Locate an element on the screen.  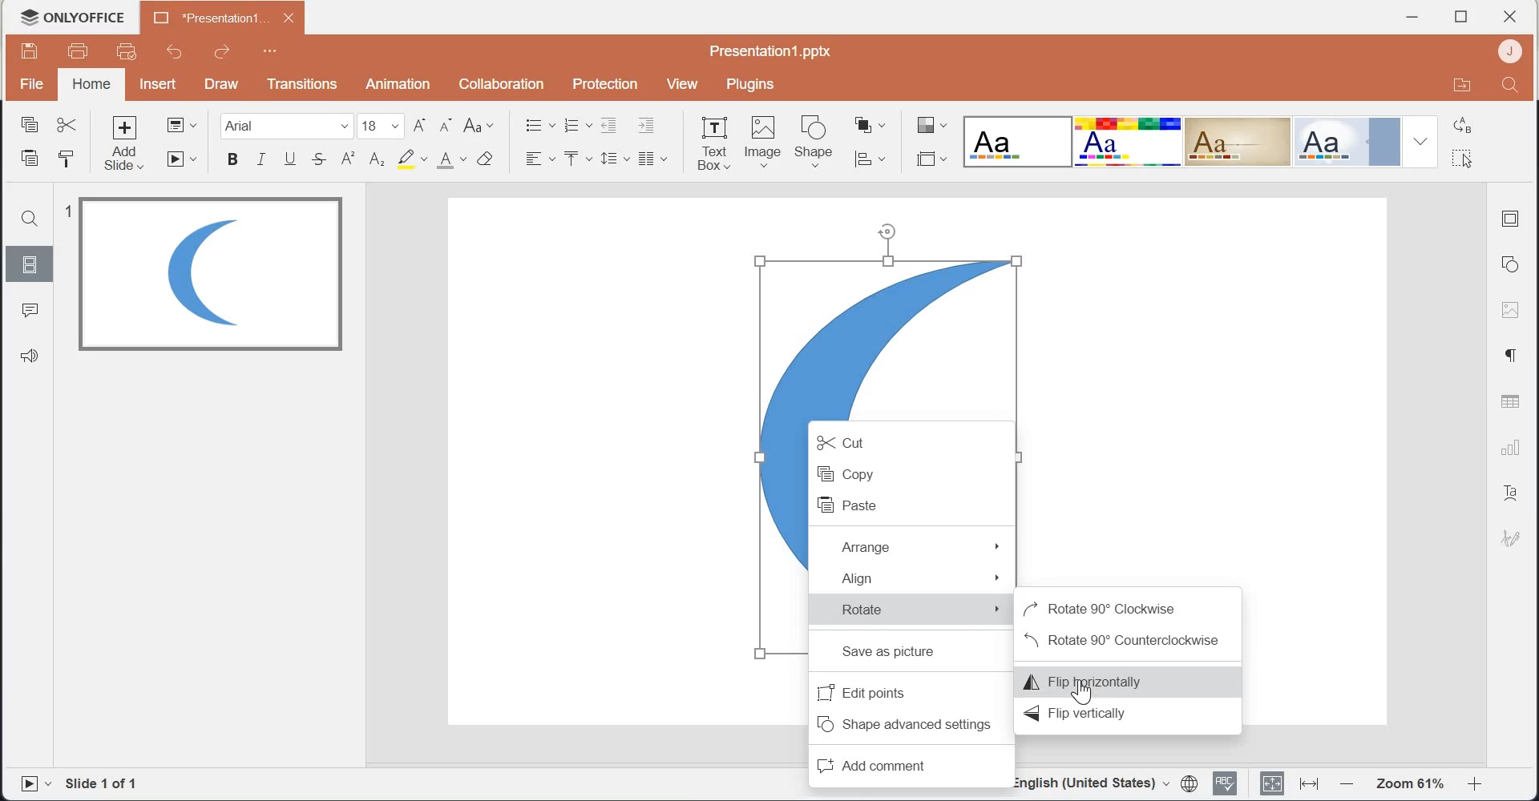
Protection is located at coordinates (600, 86).